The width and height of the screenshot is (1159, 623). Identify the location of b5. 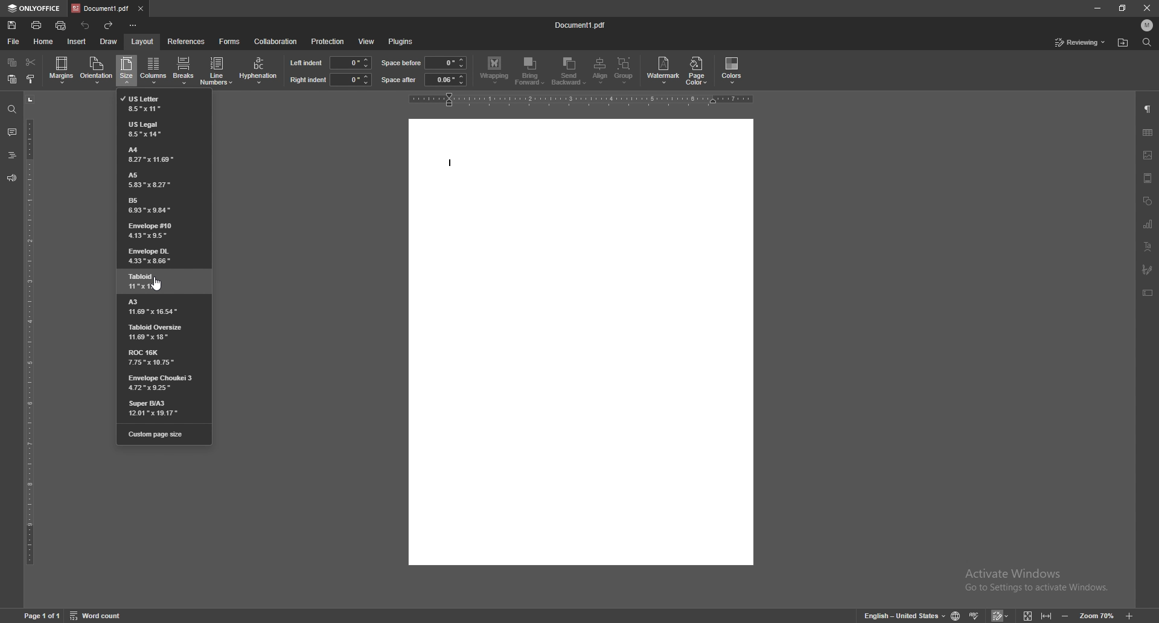
(161, 206).